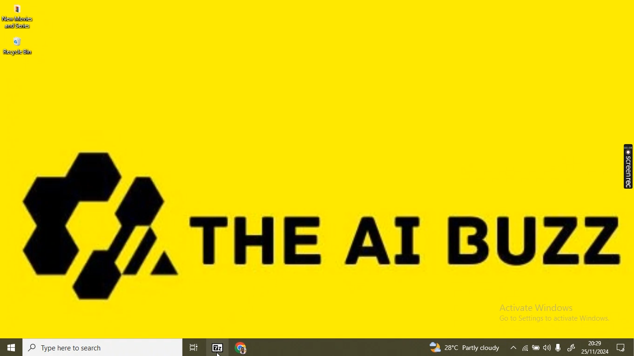 This screenshot has height=356, width=634. Describe the element at coordinates (216, 348) in the screenshot. I see `7-Zip` at that location.